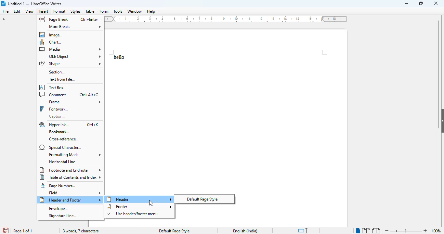 This screenshot has height=234, width=444. What do you see at coordinates (139, 199) in the screenshot?
I see `header` at bounding box center [139, 199].